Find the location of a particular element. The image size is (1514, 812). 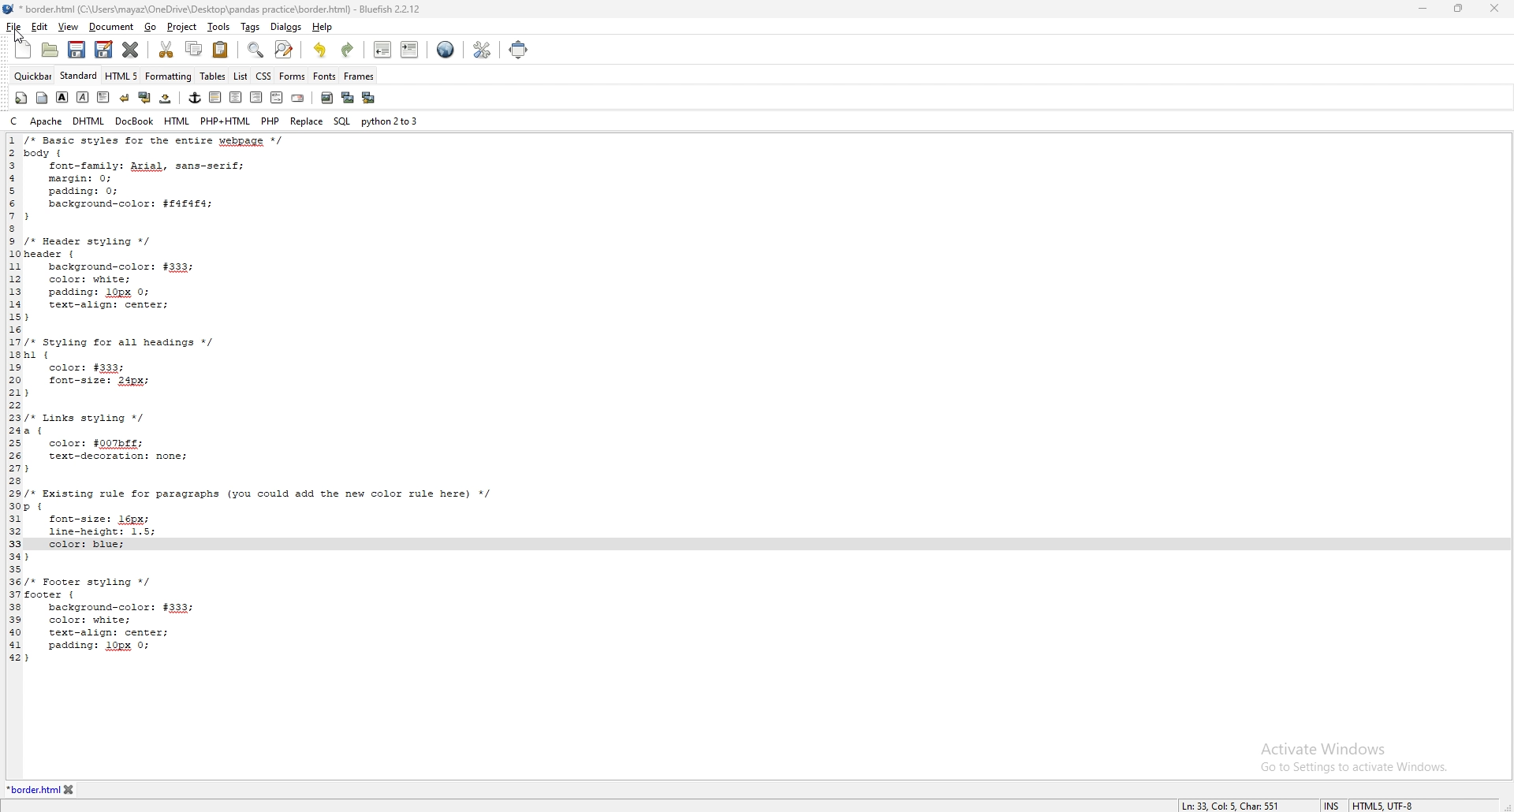

go is located at coordinates (151, 26).